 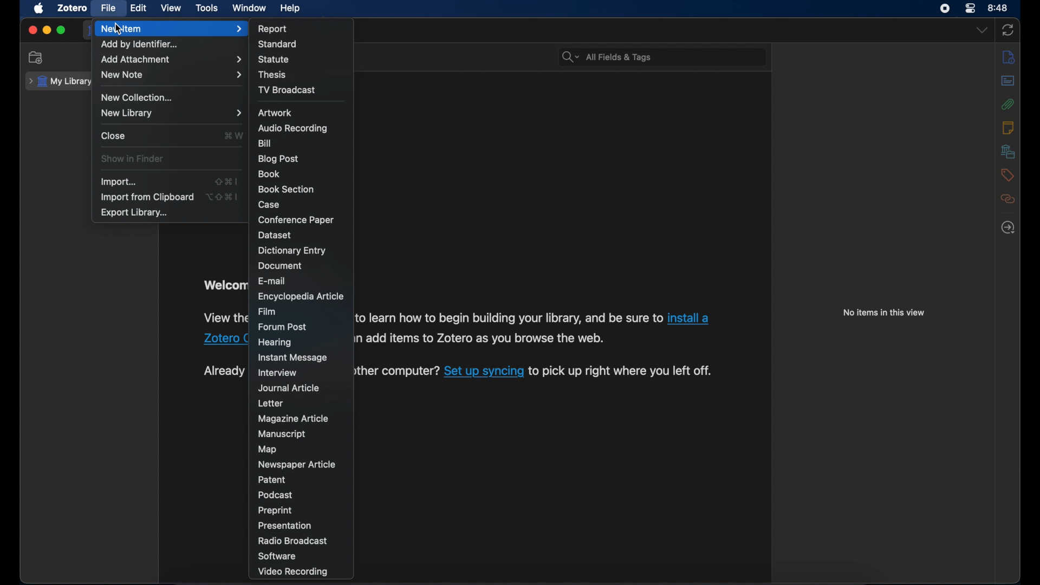 I want to click on close, so click(x=32, y=29).